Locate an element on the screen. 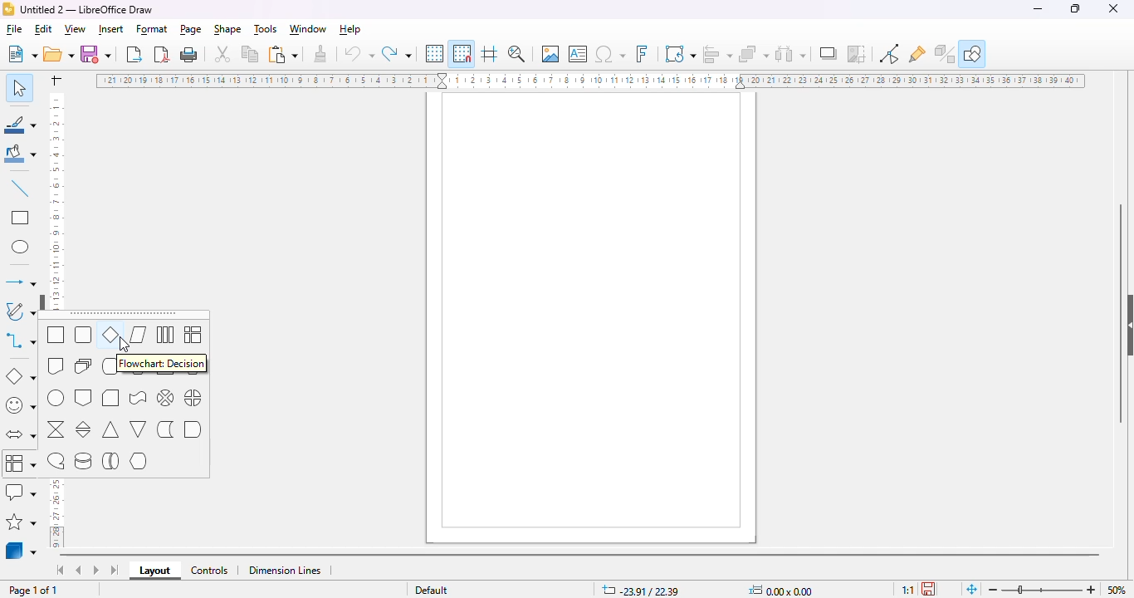  zoom factor is located at coordinates (1117, 589).